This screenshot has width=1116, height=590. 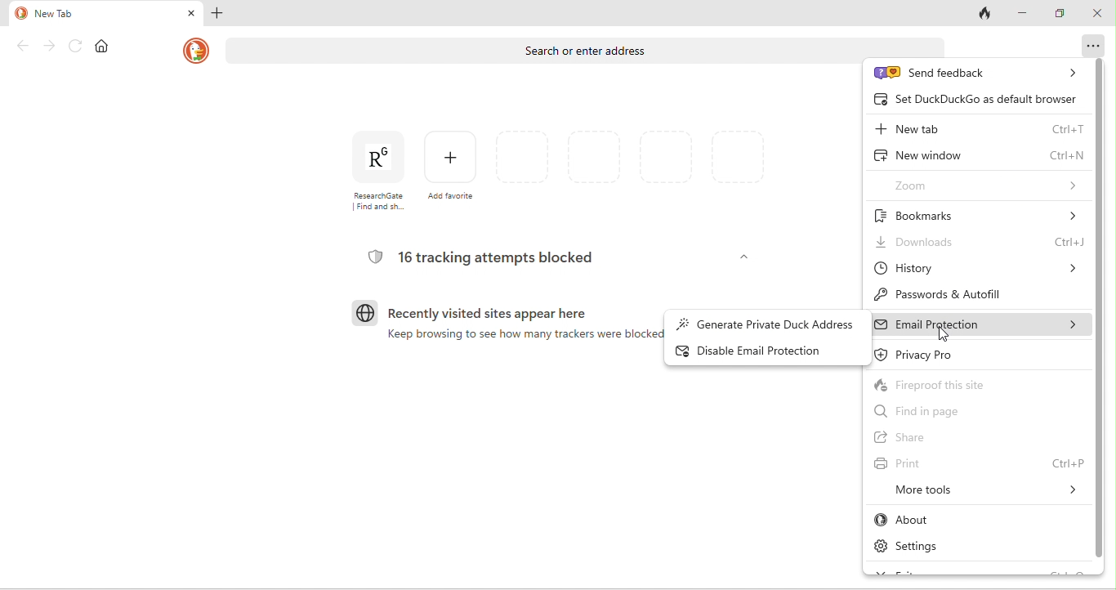 I want to click on hide, so click(x=742, y=257).